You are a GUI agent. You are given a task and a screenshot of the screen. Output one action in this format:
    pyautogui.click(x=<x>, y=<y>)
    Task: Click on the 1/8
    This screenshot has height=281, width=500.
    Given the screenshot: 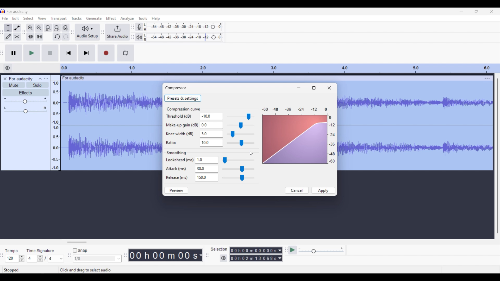 What is the action you would take?
    pyautogui.click(x=97, y=258)
    